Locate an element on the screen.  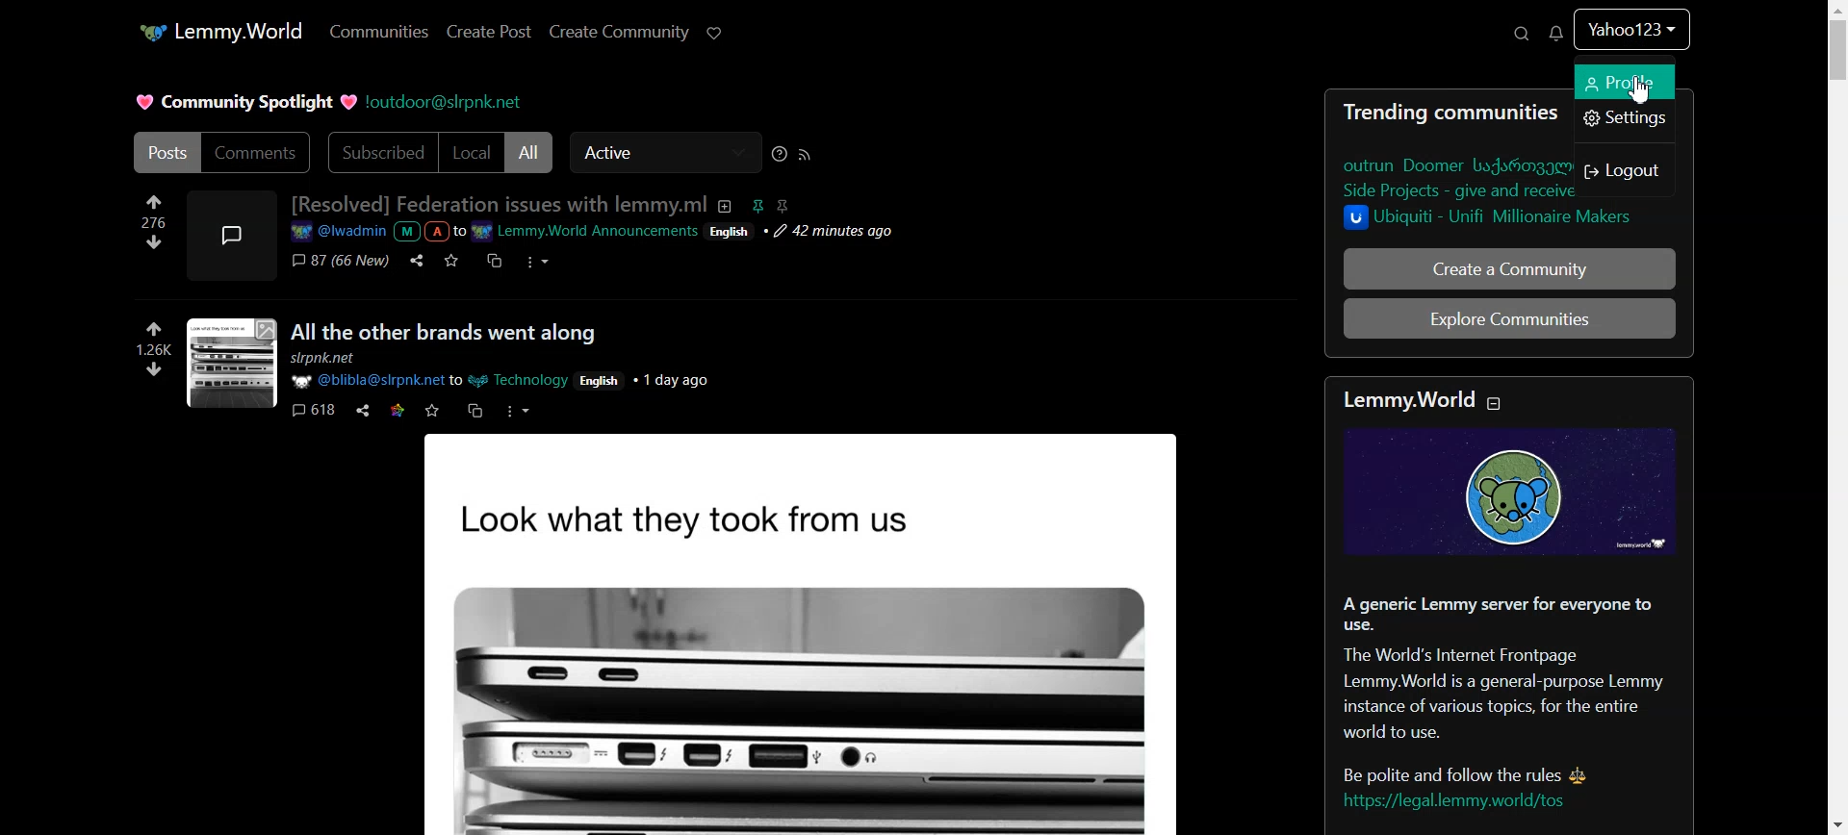
Explore Communities is located at coordinates (1509, 318).